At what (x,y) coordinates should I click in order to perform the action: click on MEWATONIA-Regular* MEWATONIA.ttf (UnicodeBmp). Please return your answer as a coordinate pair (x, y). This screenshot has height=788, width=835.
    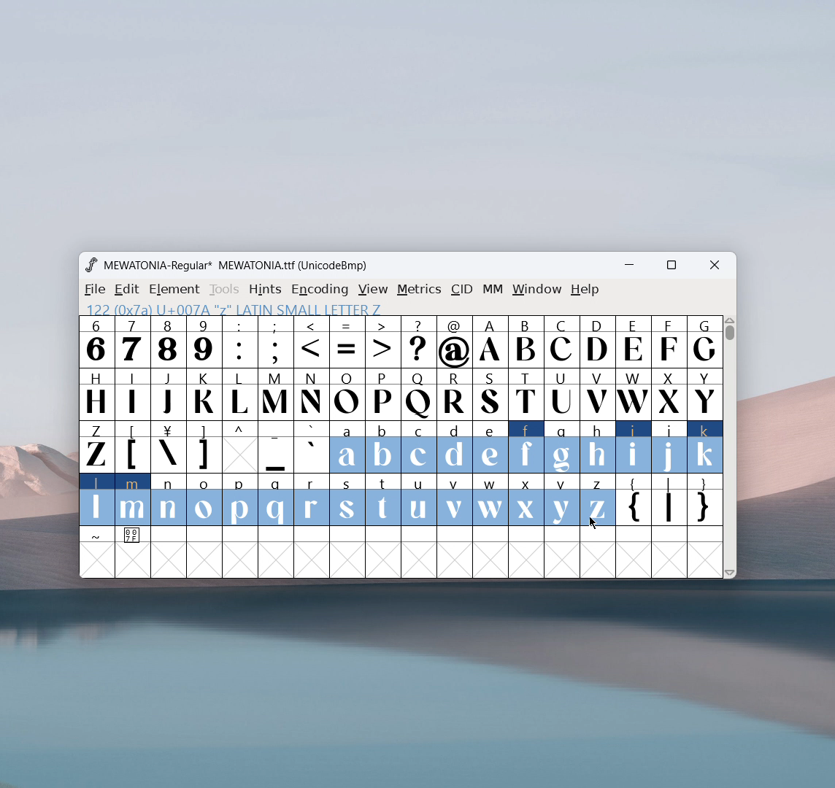
    Looking at the image, I should click on (238, 266).